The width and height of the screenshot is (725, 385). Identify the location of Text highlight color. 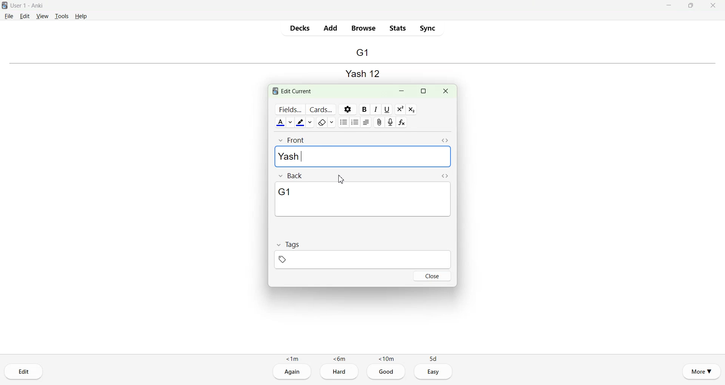
(301, 123).